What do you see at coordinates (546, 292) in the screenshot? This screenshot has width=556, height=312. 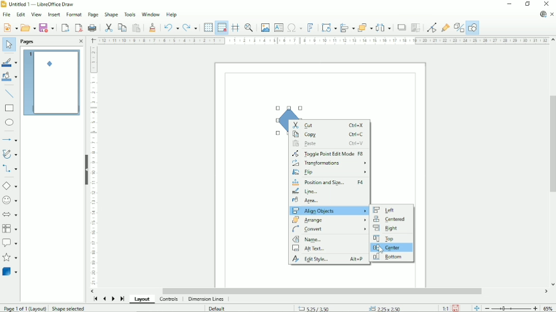 I see `Horizontal scroll button` at bounding box center [546, 292].